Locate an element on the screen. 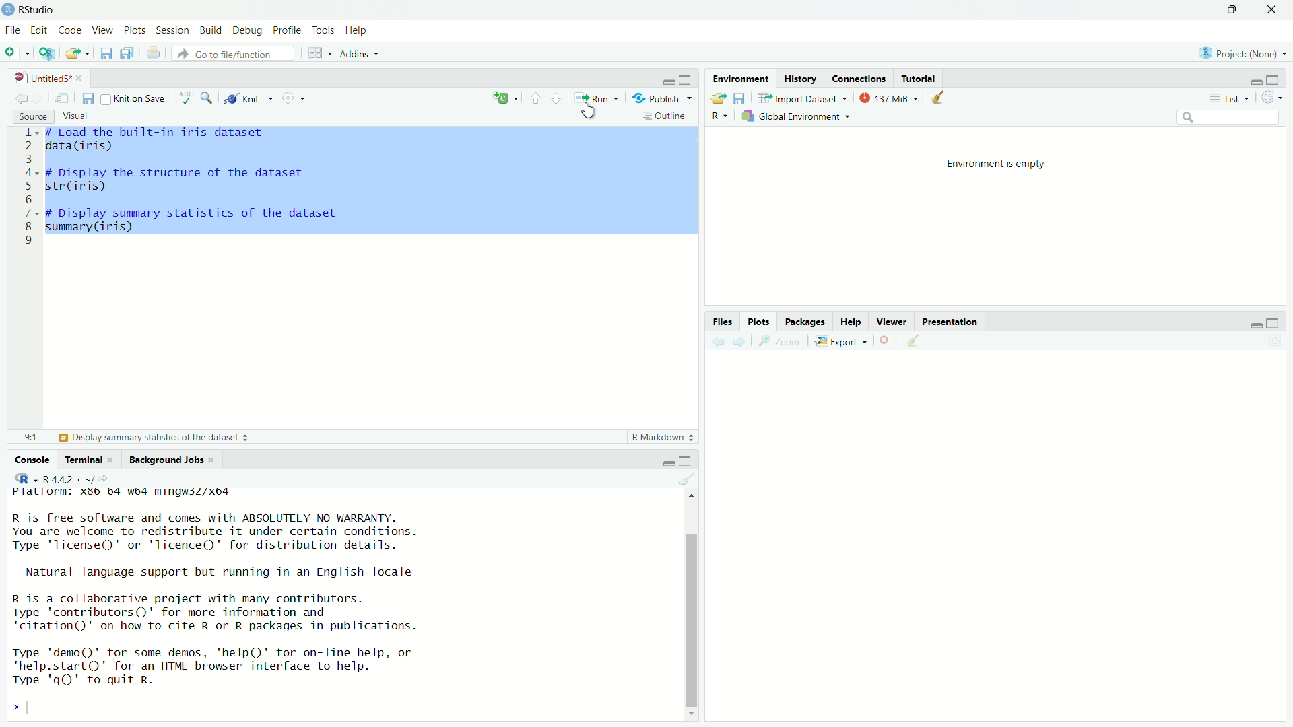 Image resolution: width=1293 pixels, height=727 pixels. Environment is empty is located at coordinates (996, 165).